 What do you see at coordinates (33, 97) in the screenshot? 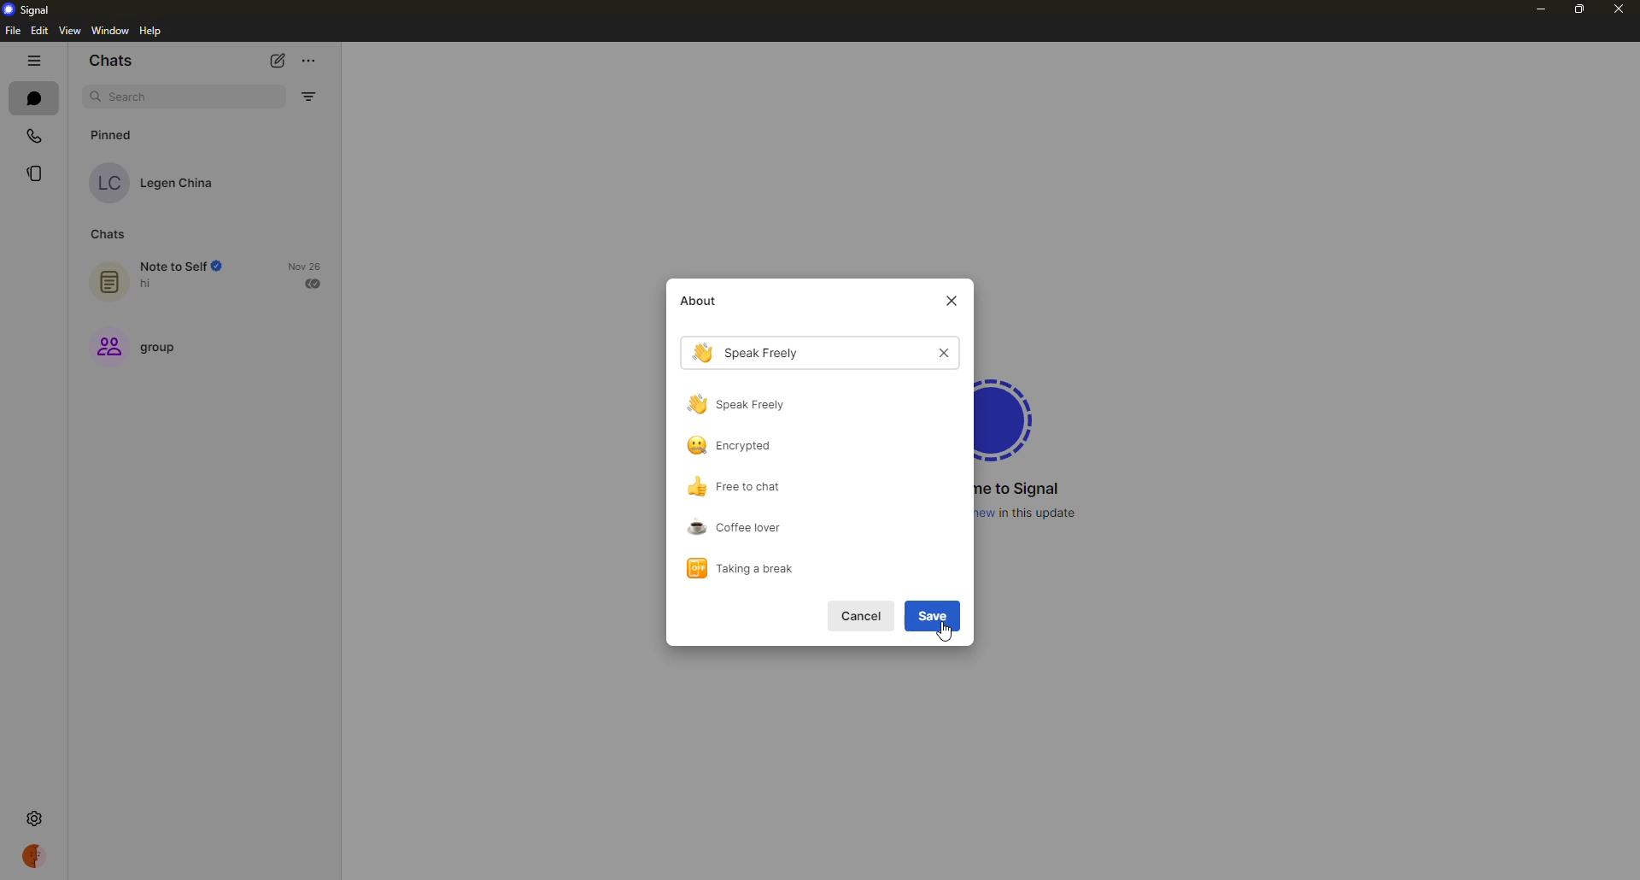
I see `chats` at bounding box center [33, 97].